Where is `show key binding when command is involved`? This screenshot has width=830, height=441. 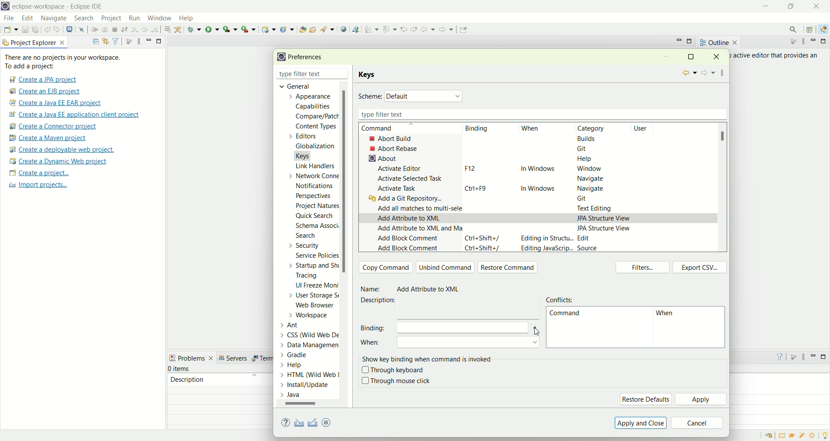
show key binding when command is involved is located at coordinates (429, 358).